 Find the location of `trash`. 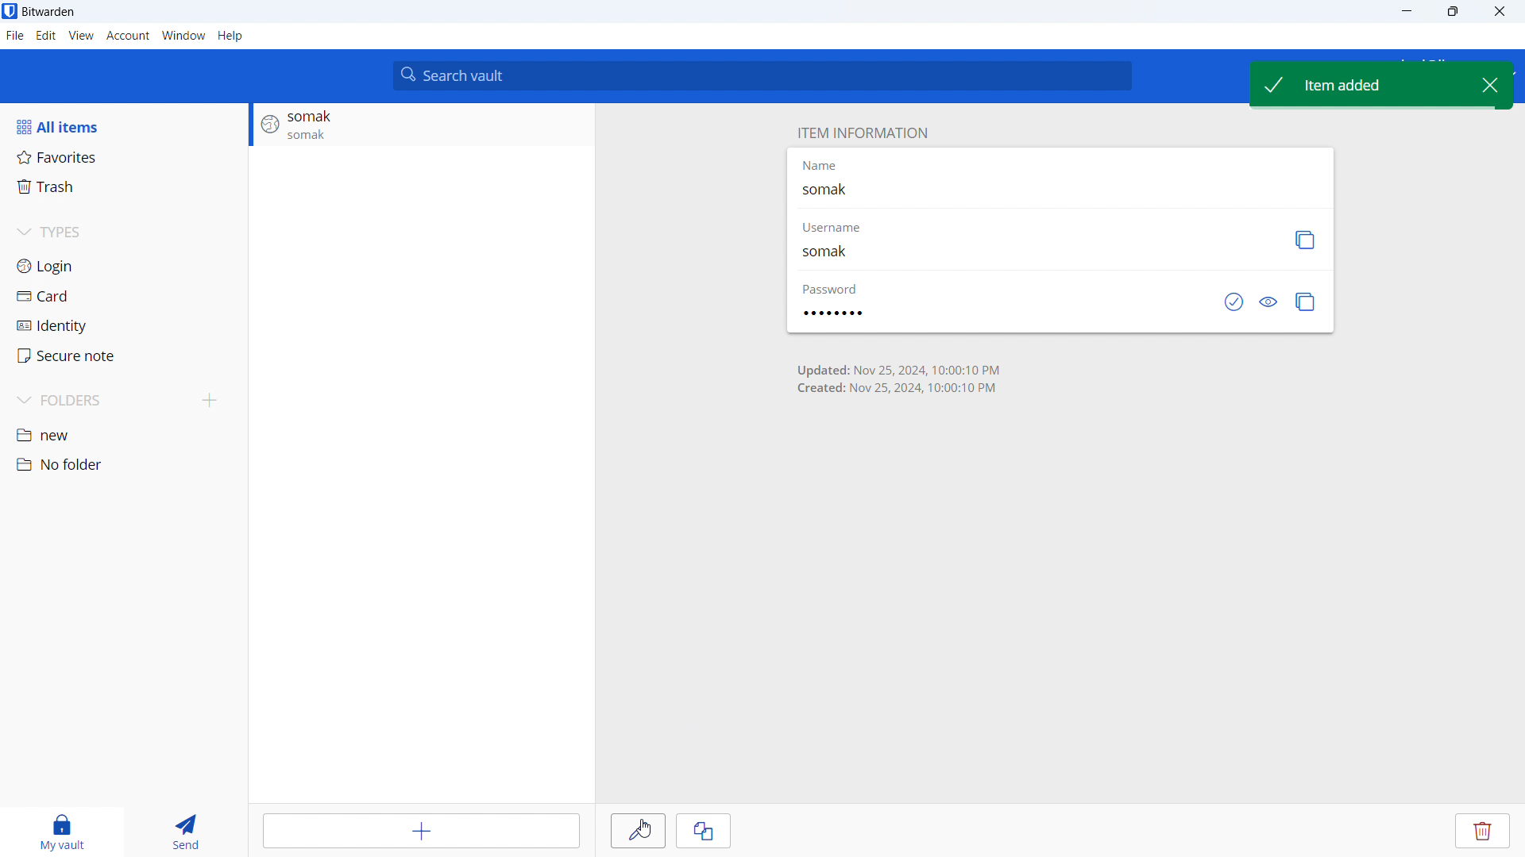

trash is located at coordinates (122, 187).